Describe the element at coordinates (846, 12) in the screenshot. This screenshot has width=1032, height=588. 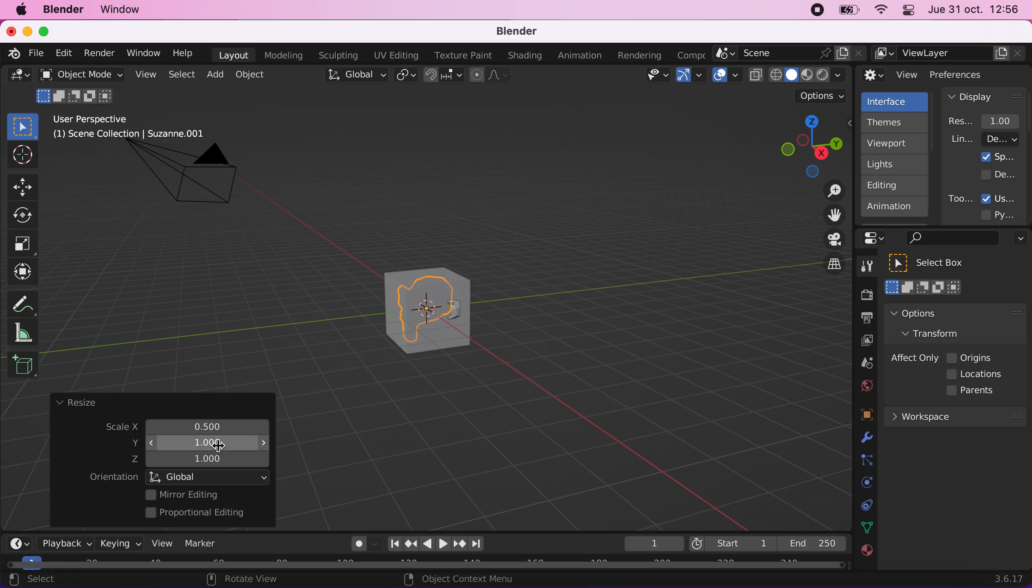
I see `battery` at that location.